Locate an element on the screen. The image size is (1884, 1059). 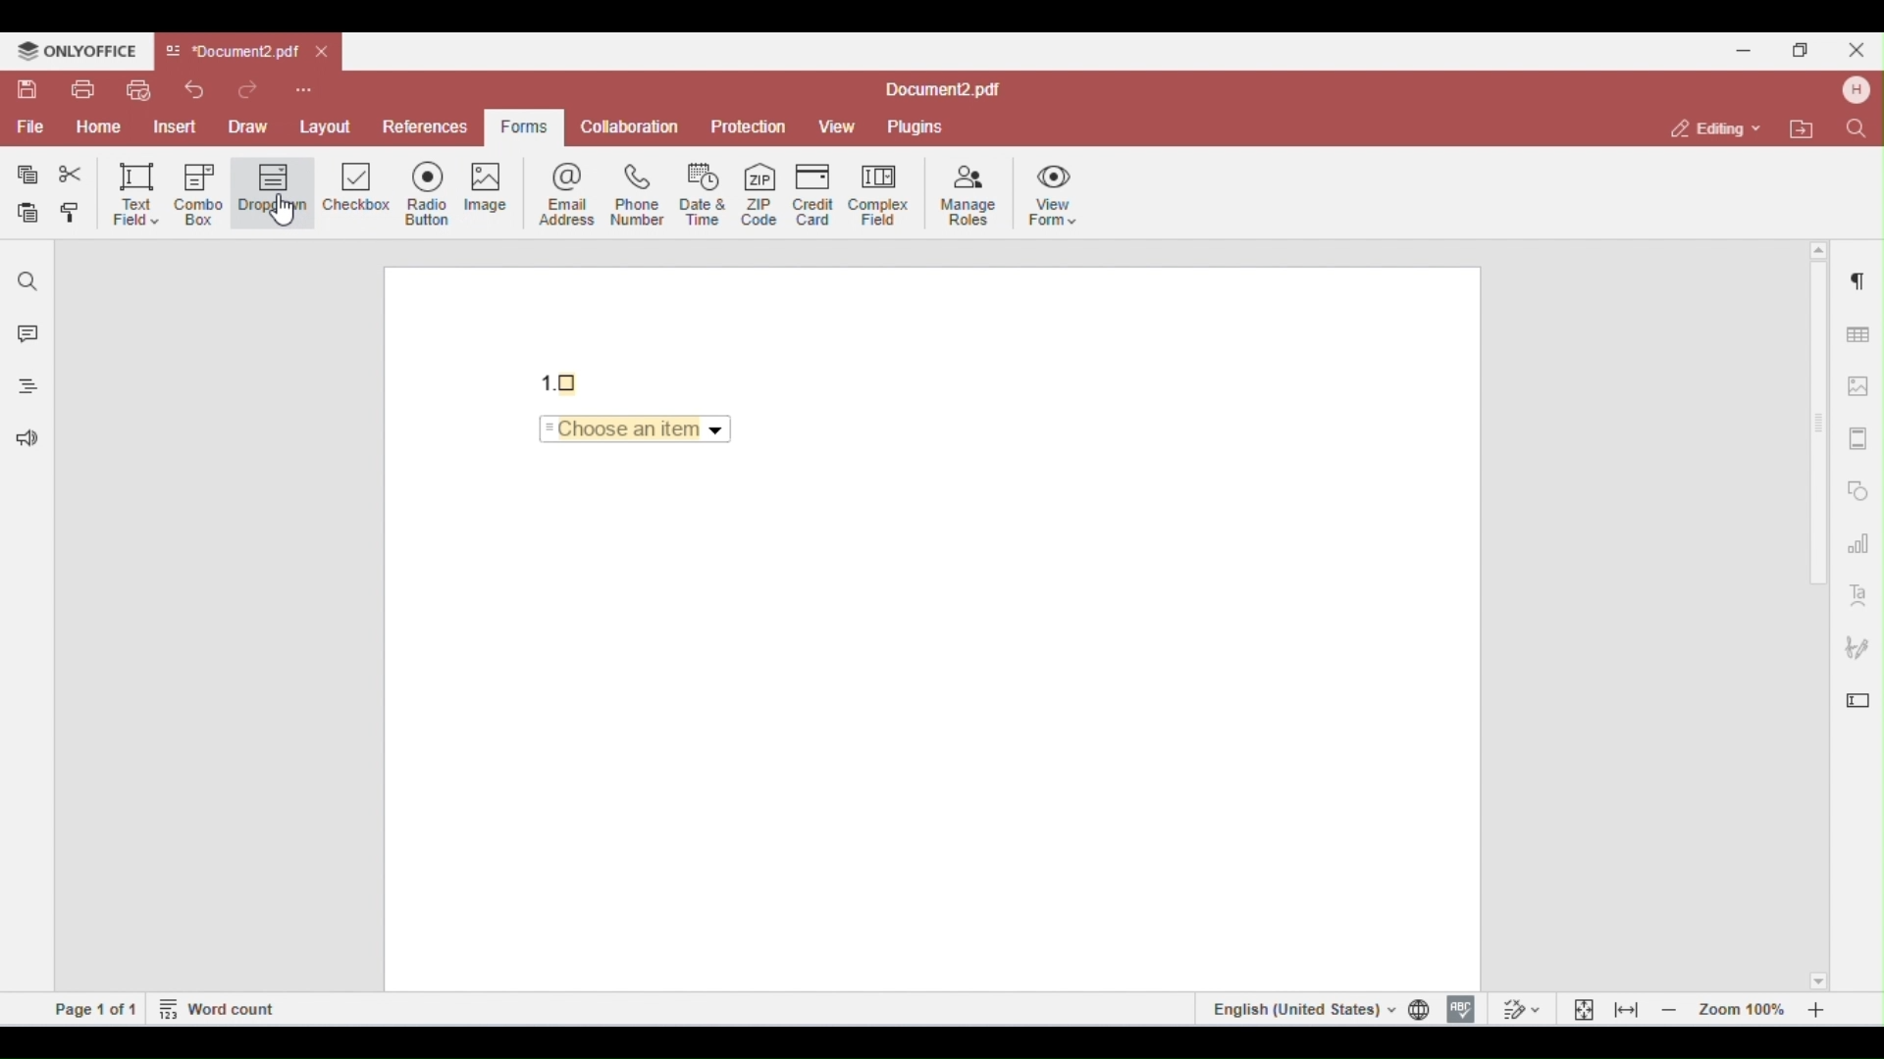
checkbox appeared is located at coordinates (565, 378).